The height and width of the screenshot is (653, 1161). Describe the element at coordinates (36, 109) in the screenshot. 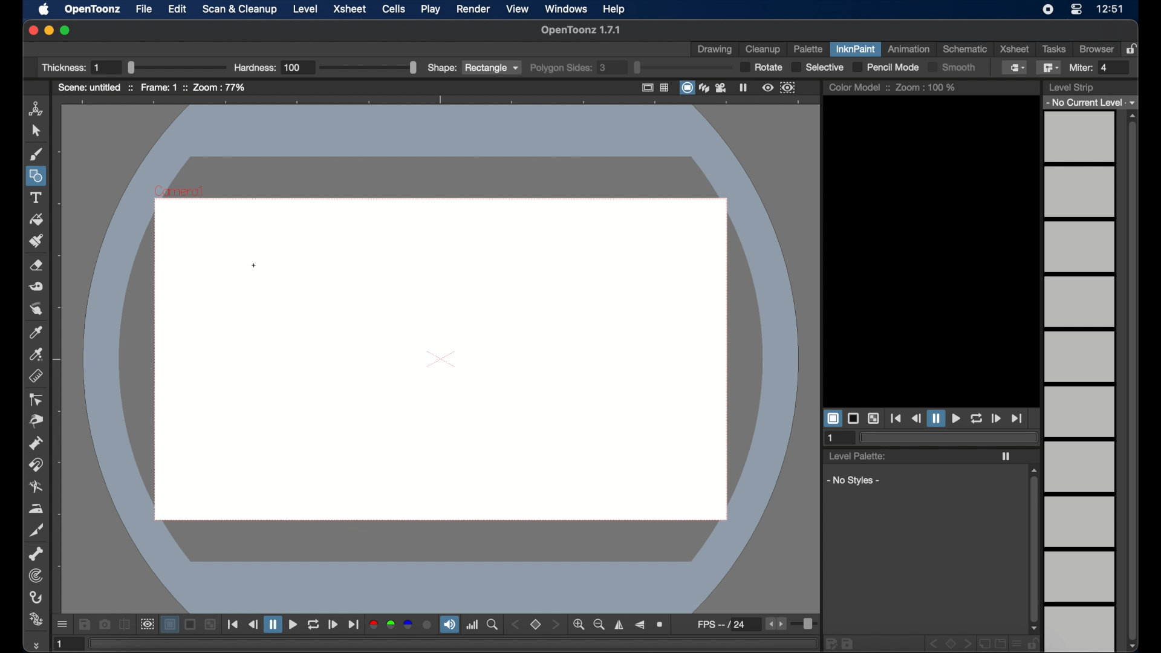

I see `animate tool` at that location.